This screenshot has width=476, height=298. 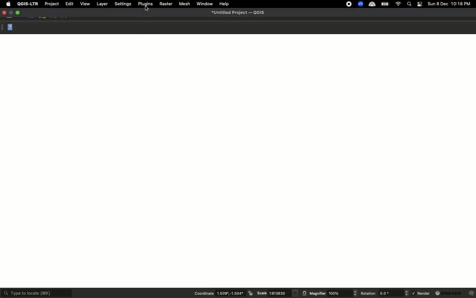 I want to click on Scale, so click(x=276, y=293).